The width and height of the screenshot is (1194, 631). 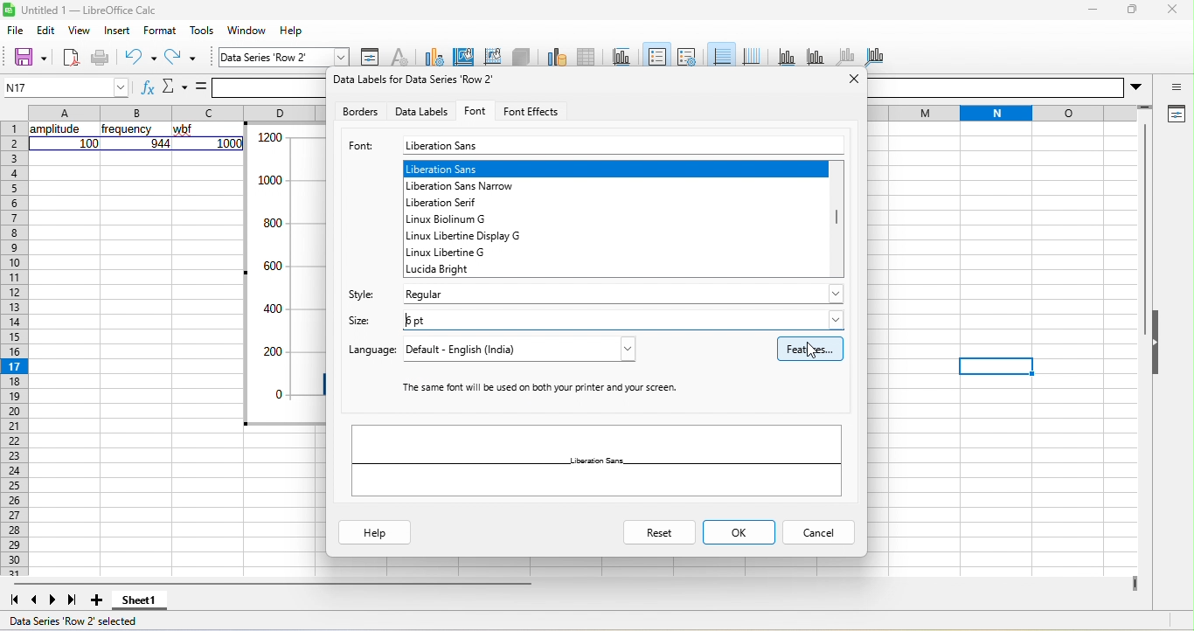 What do you see at coordinates (447, 252) in the screenshot?
I see `linux libertine g` at bounding box center [447, 252].